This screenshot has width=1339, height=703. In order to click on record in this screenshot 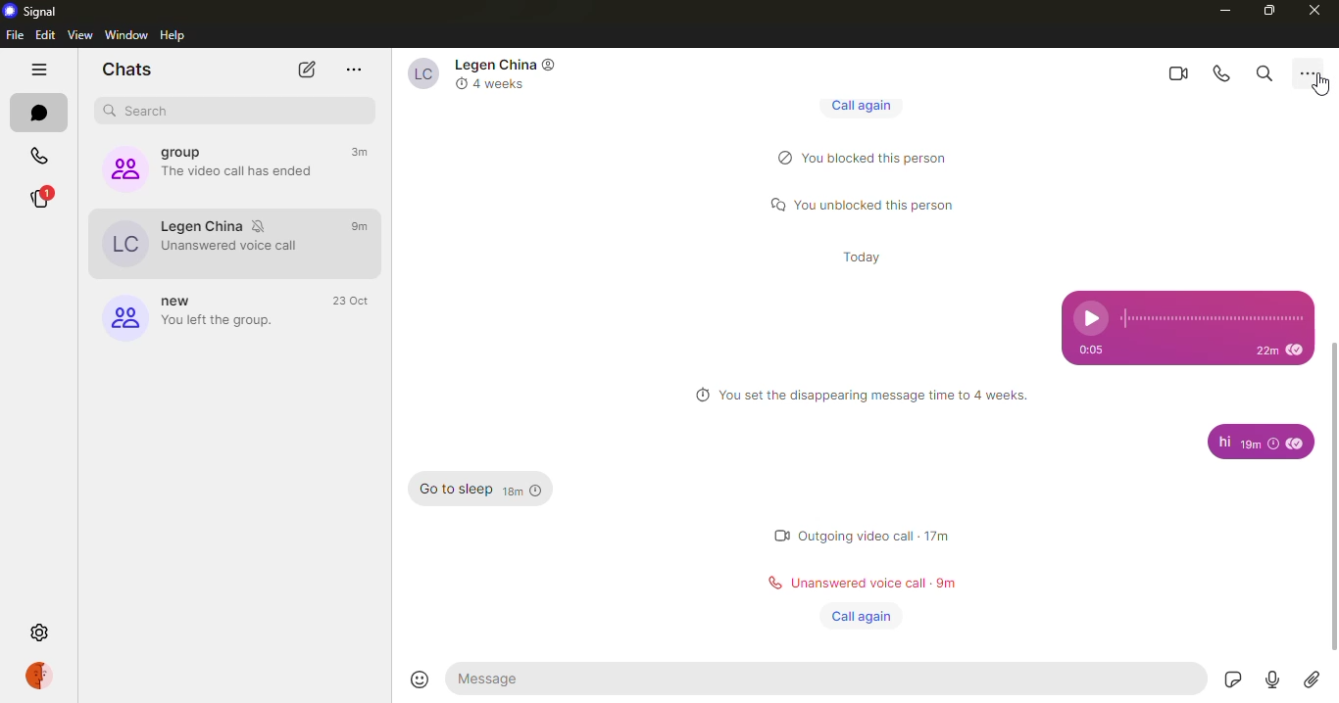, I will do `click(1269, 680)`.